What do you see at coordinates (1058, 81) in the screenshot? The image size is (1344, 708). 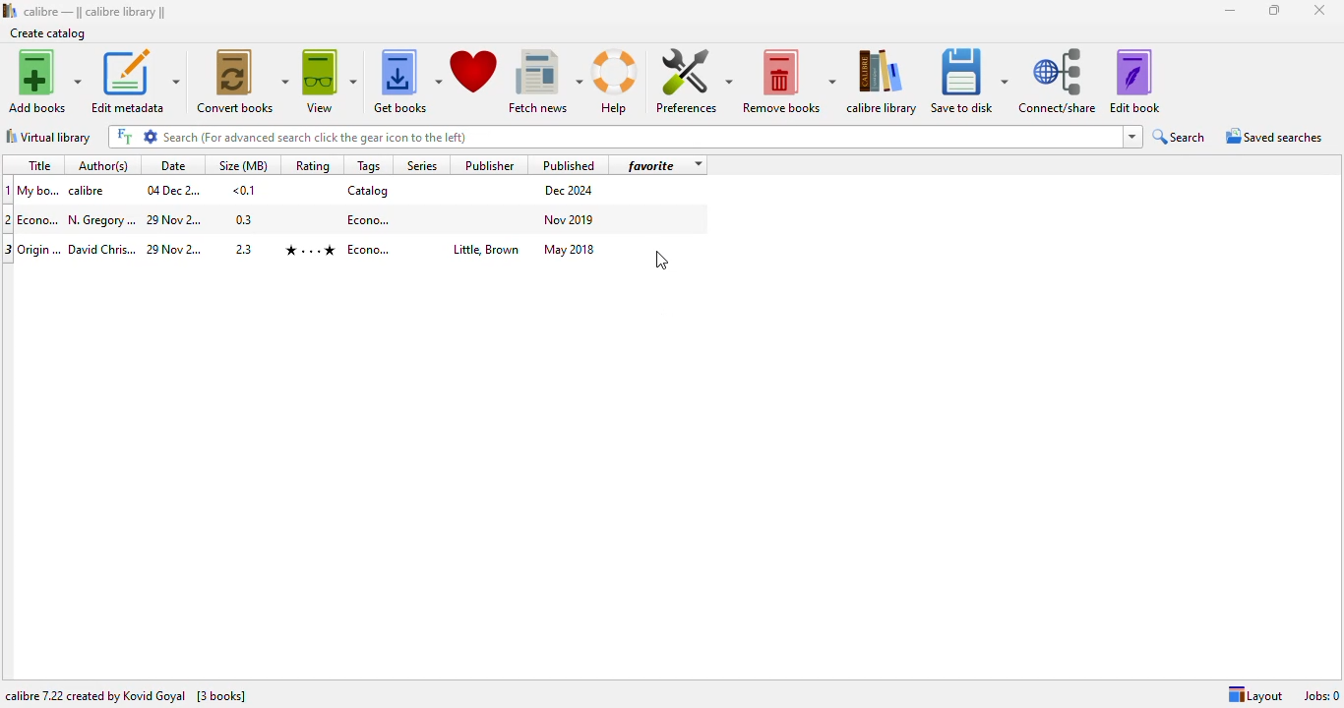 I see `connect/share` at bounding box center [1058, 81].